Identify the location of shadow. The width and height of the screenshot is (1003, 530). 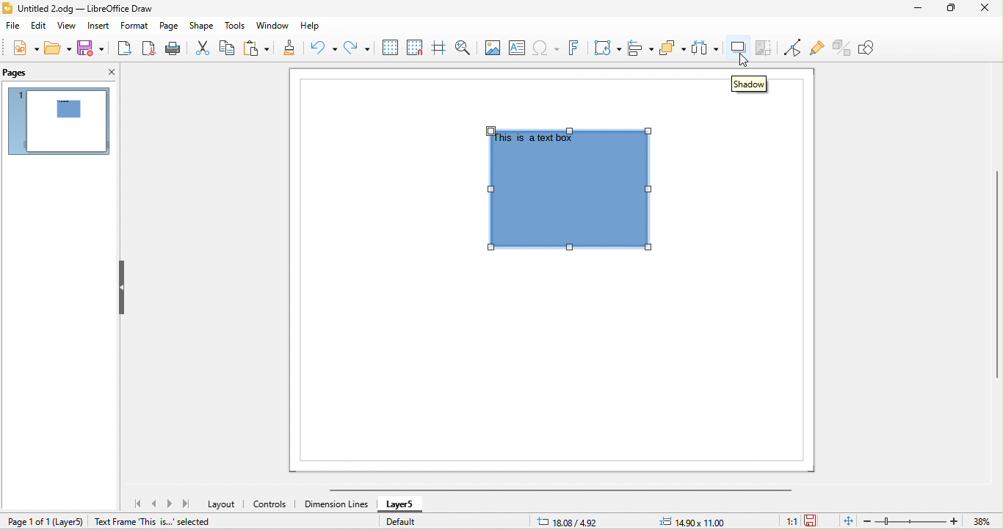
(740, 46).